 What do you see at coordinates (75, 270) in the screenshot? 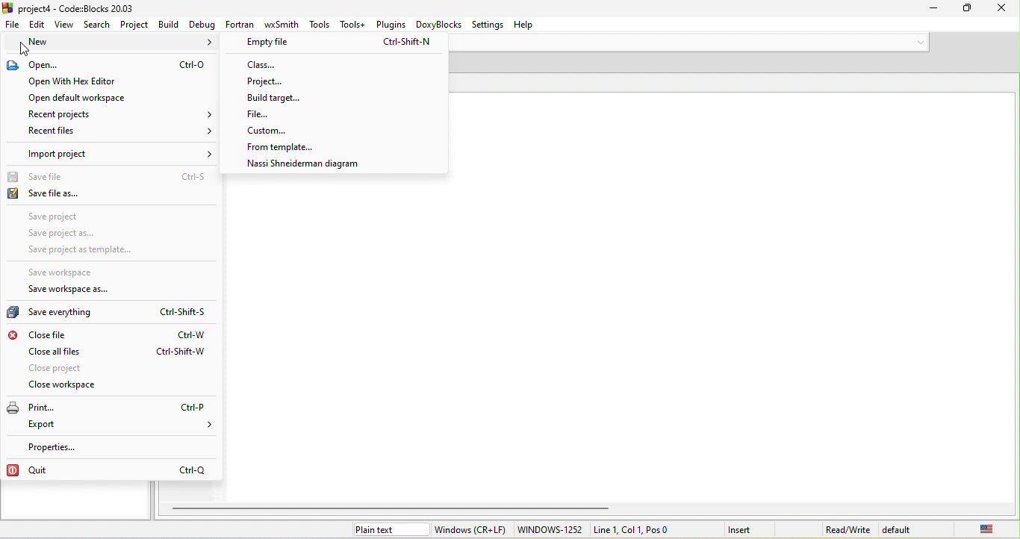
I see `save workspace` at bounding box center [75, 270].